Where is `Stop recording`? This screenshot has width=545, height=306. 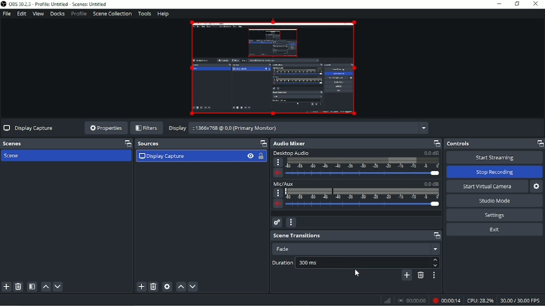
Stop recording is located at coordinates (497, 171).